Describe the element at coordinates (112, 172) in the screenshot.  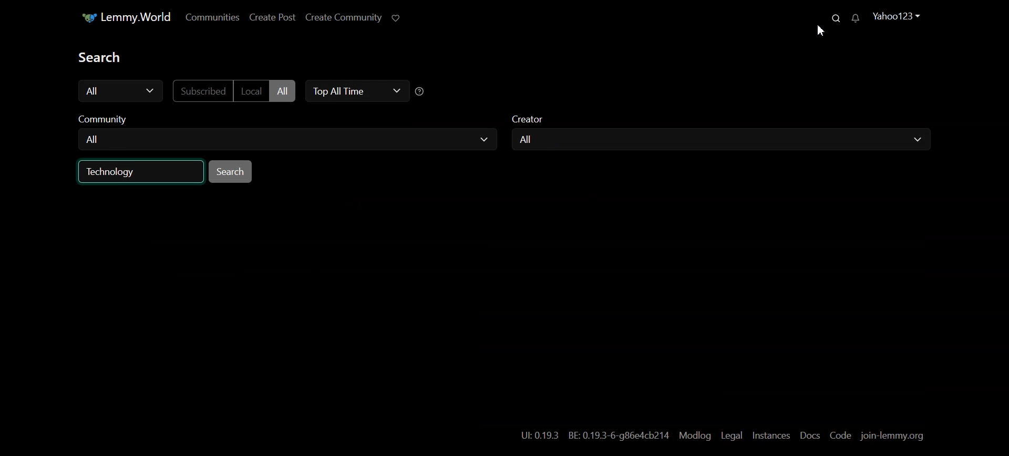
I see `Text` at that location.